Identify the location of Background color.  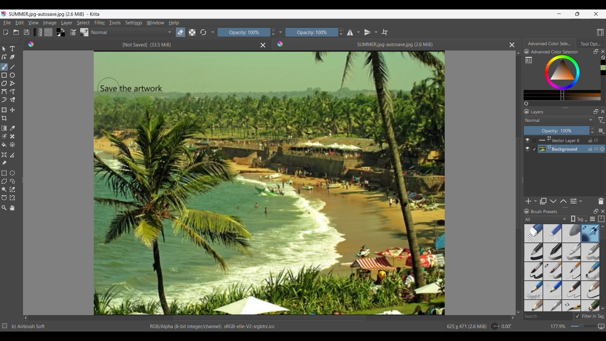
(63, 35).